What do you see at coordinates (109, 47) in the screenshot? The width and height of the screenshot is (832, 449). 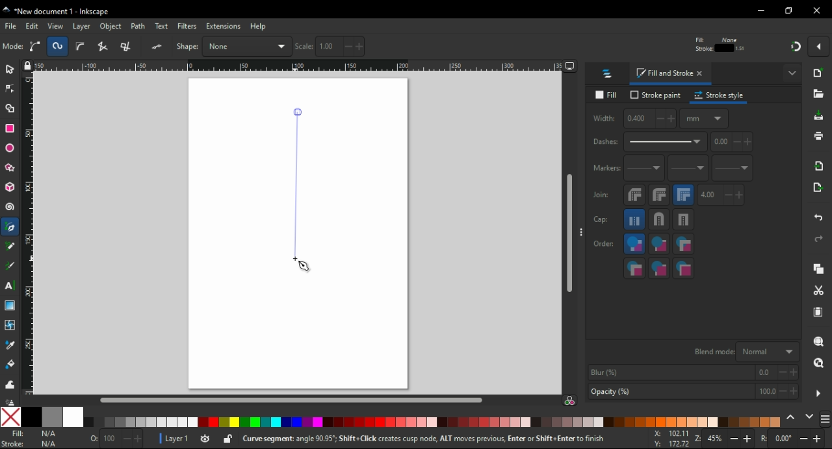 I see `object rotate 90 CCW` at bounding box center [109, 47].